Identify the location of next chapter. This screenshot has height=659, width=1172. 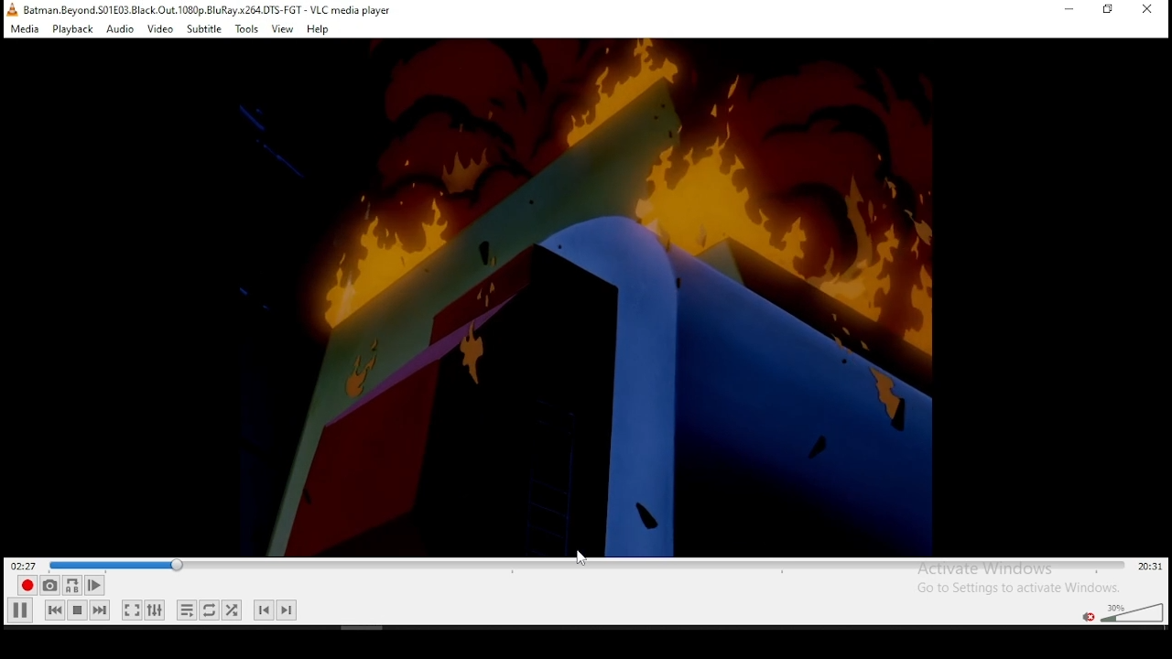
(287, 610).